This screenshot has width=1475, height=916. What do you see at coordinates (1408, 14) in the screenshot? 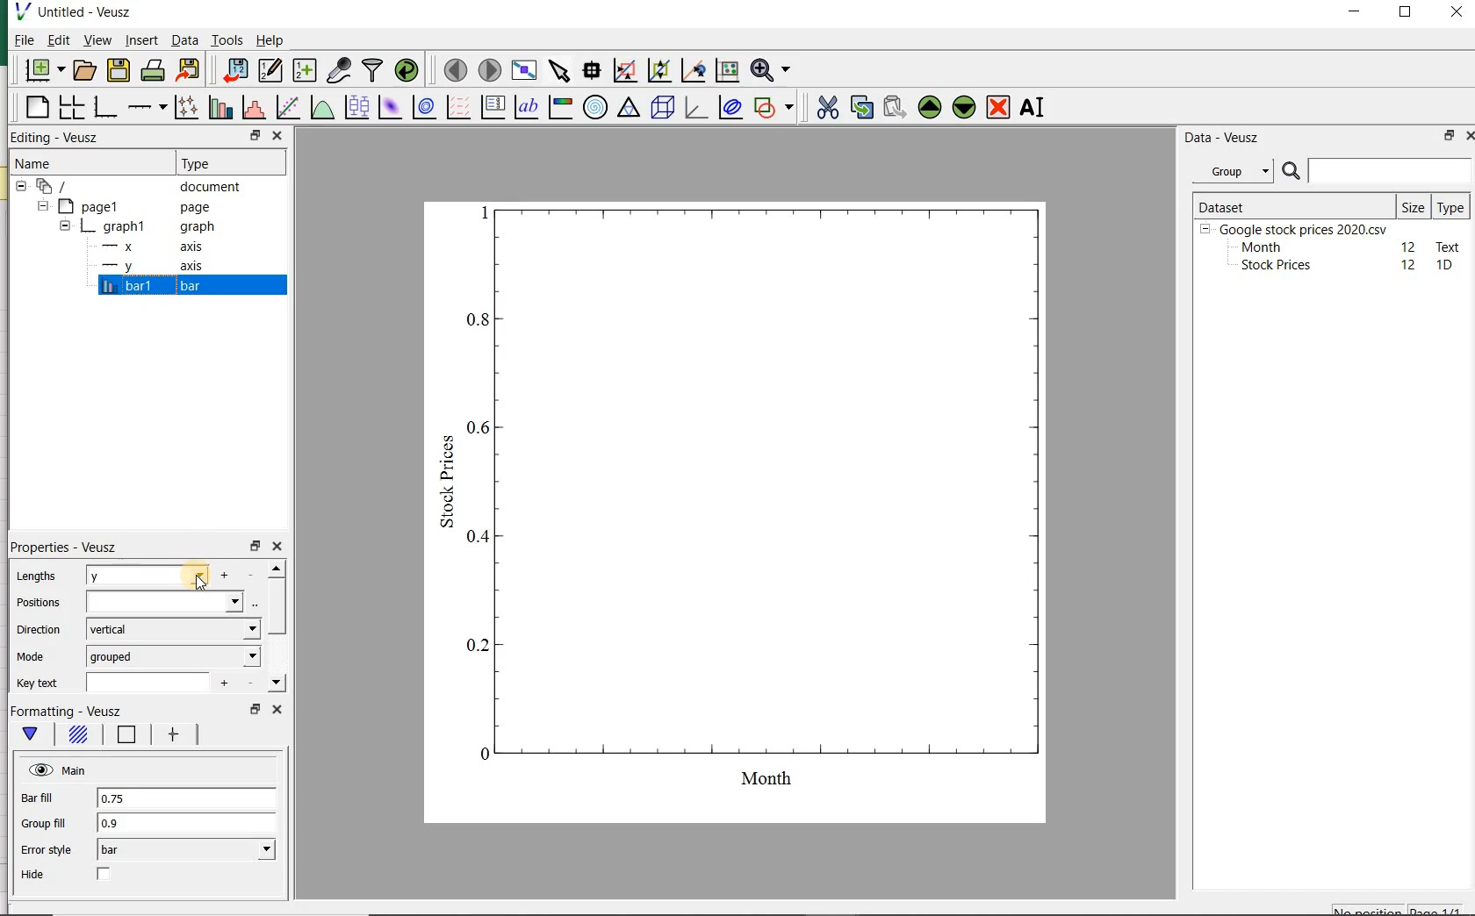
I see `maximize` at bounding box center [1408, 14].